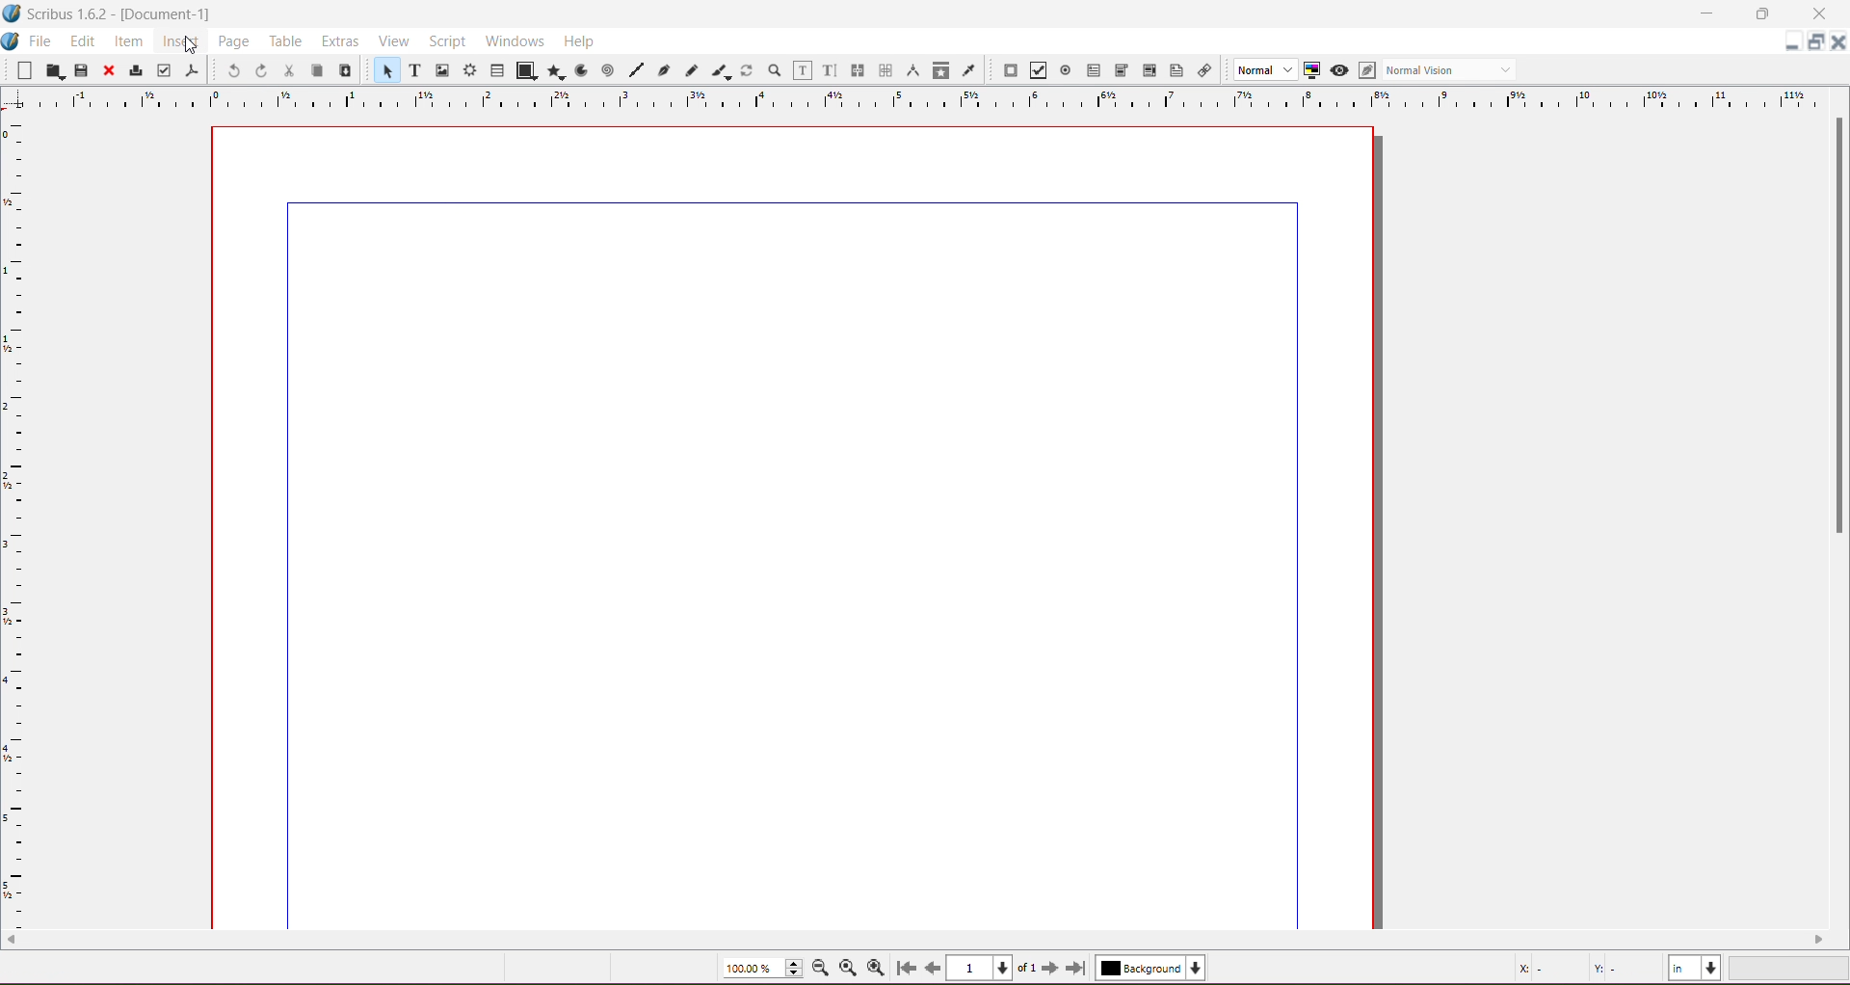  What do you see at coordinates (83, 42) in the screenshot?
I see `Edit` at bounding box center [83, 42].